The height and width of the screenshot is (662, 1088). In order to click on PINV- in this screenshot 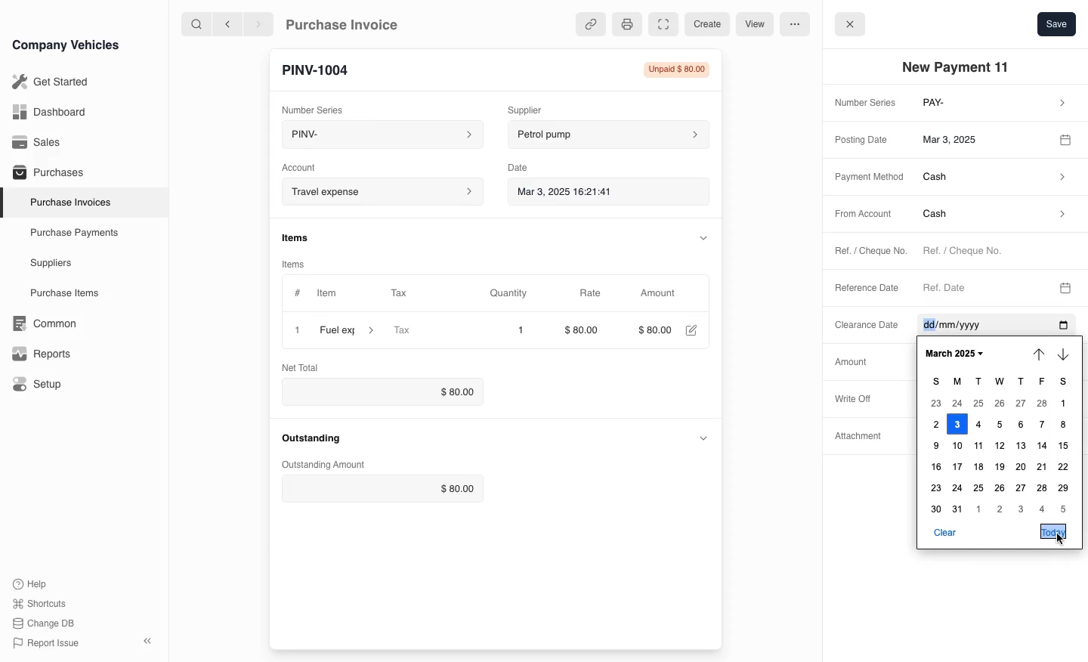, I will do `click(375, 136)`.